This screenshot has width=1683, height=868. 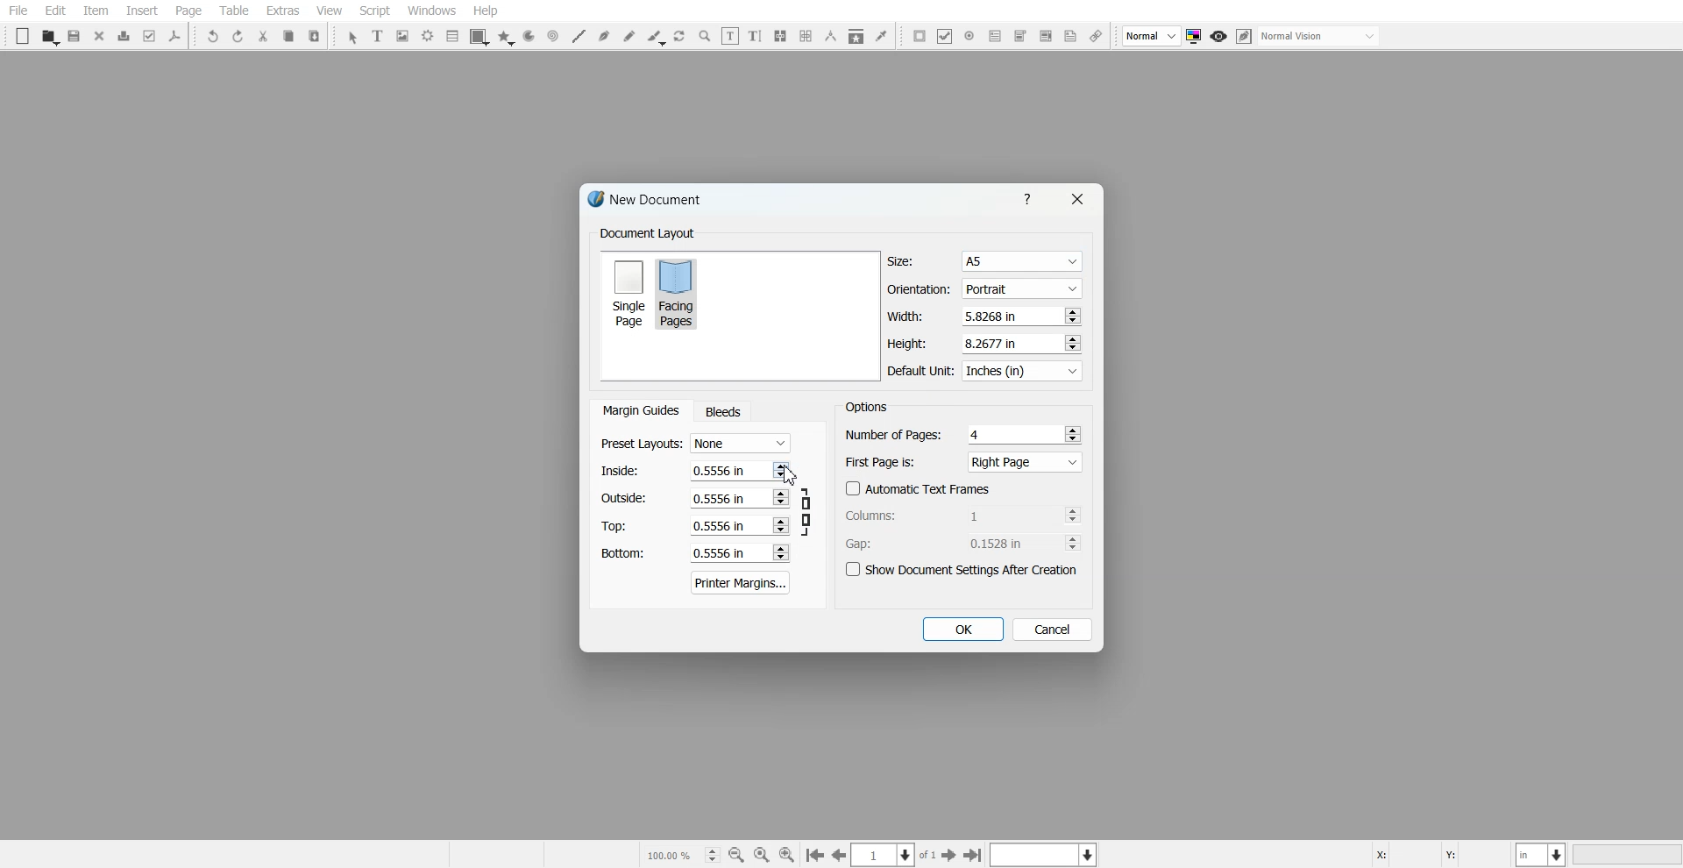 I want to click on Toggle color , so click(x=1196, y=37).